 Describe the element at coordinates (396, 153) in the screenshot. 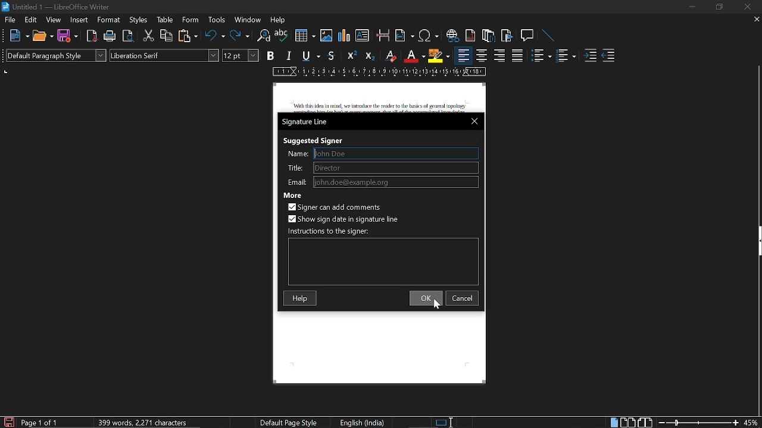

I see `name` at that location.